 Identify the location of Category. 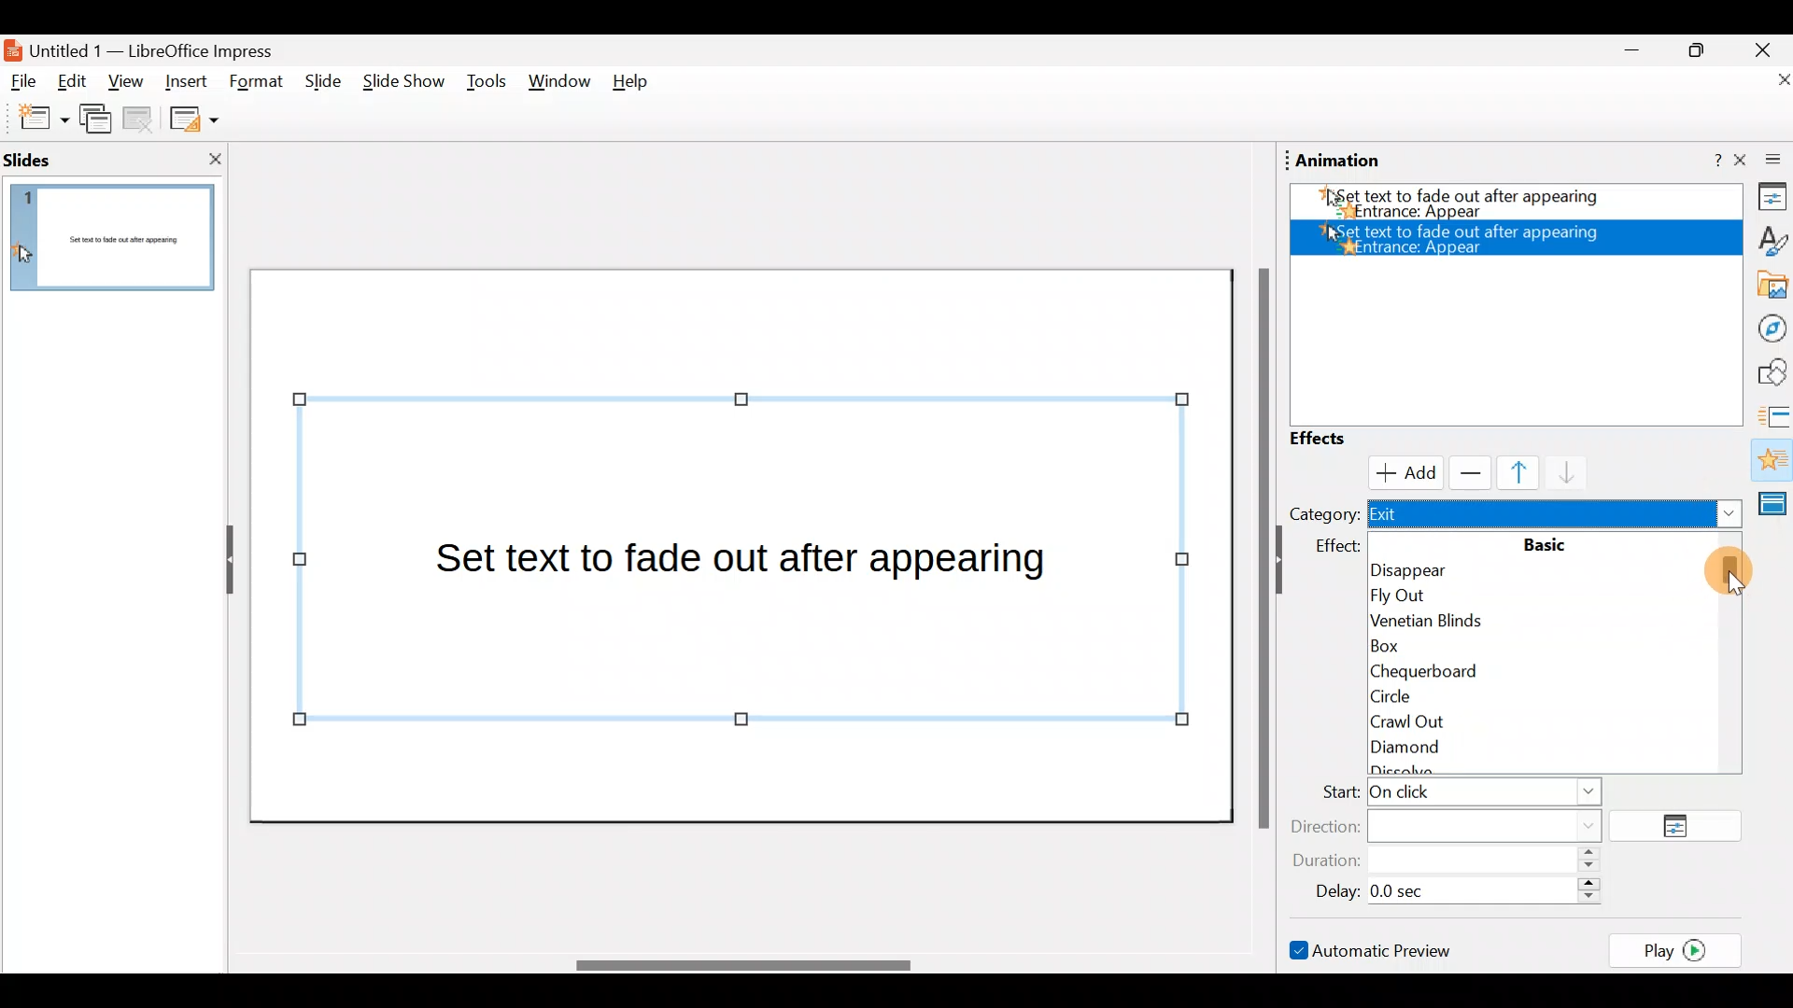
(1323, 513).